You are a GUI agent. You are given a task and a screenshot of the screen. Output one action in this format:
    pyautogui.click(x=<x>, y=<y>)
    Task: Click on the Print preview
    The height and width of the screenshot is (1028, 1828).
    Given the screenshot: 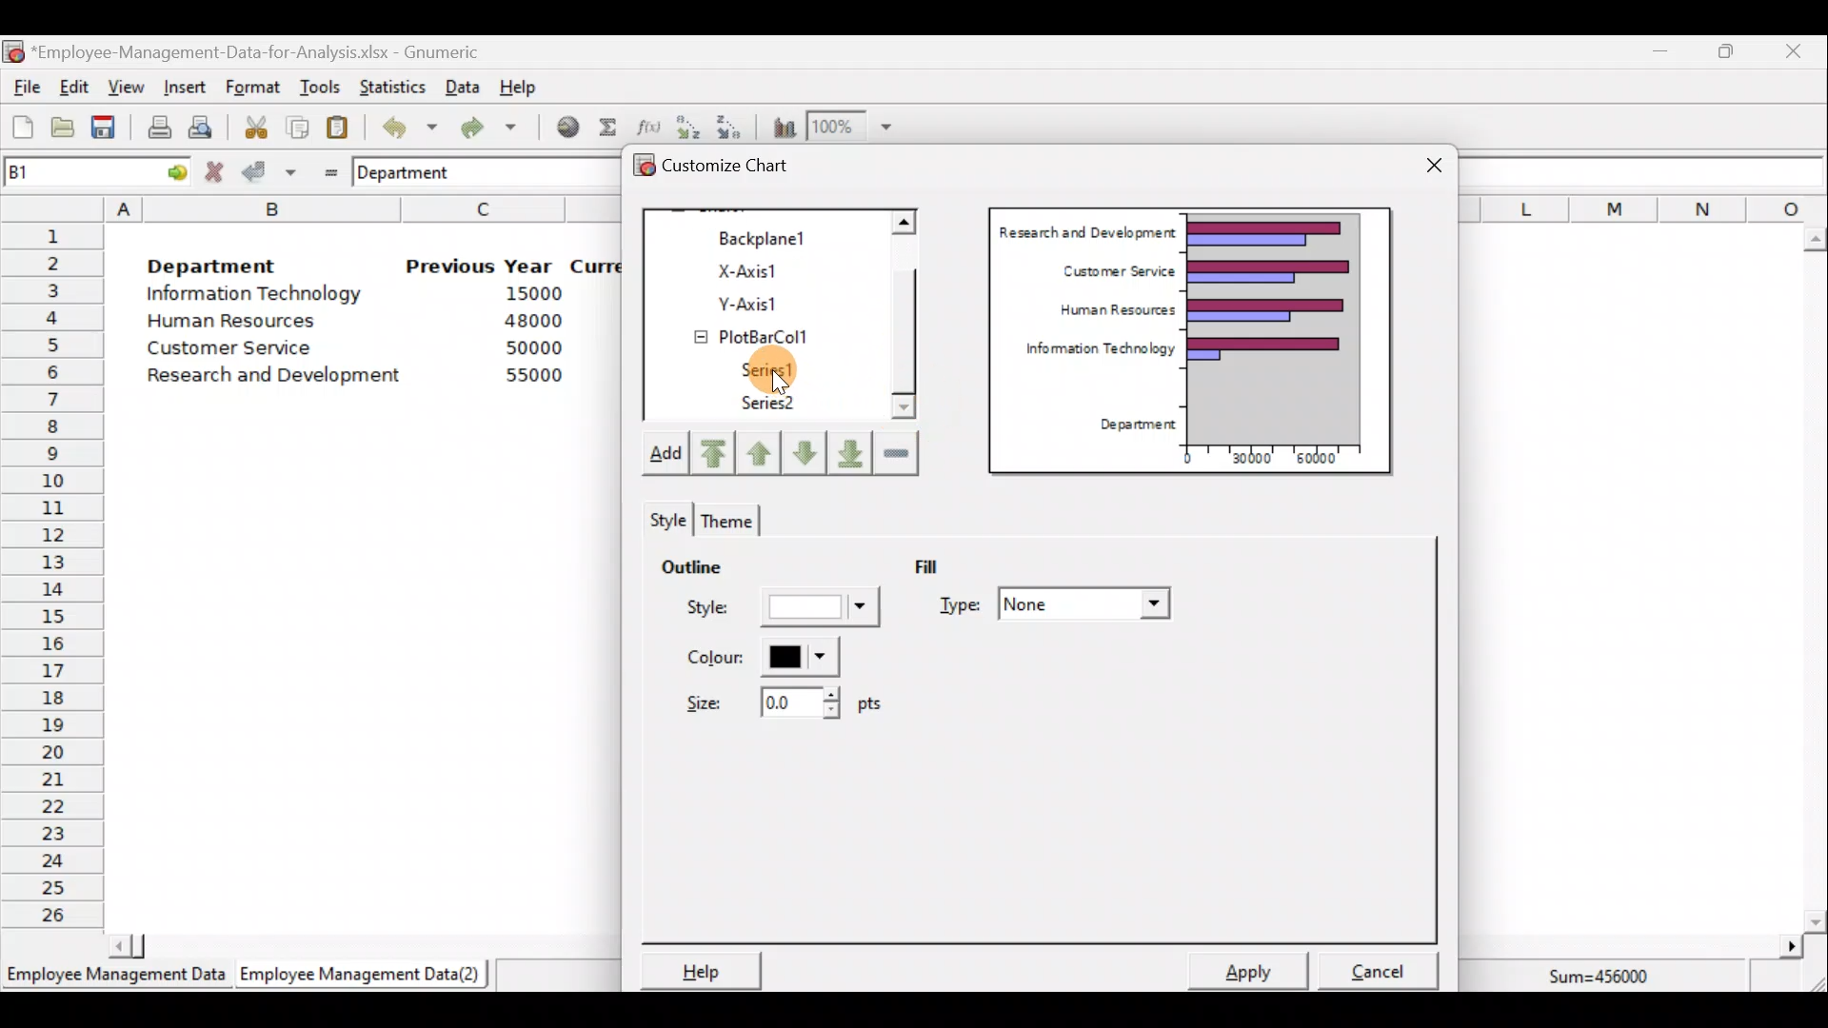 What is the action you would take?
    pyautogui.click(x=200, y=125)
    